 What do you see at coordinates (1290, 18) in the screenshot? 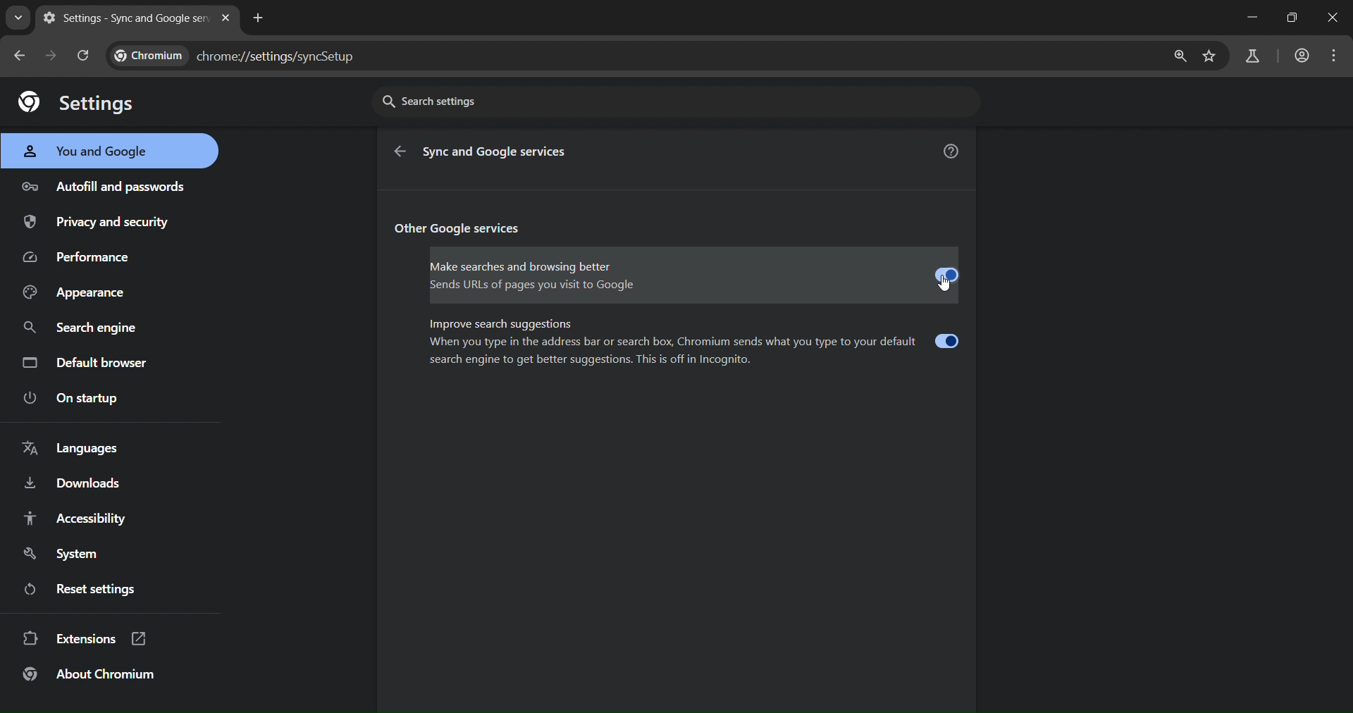
I see `restore down` at bounding box center [1290, 18].